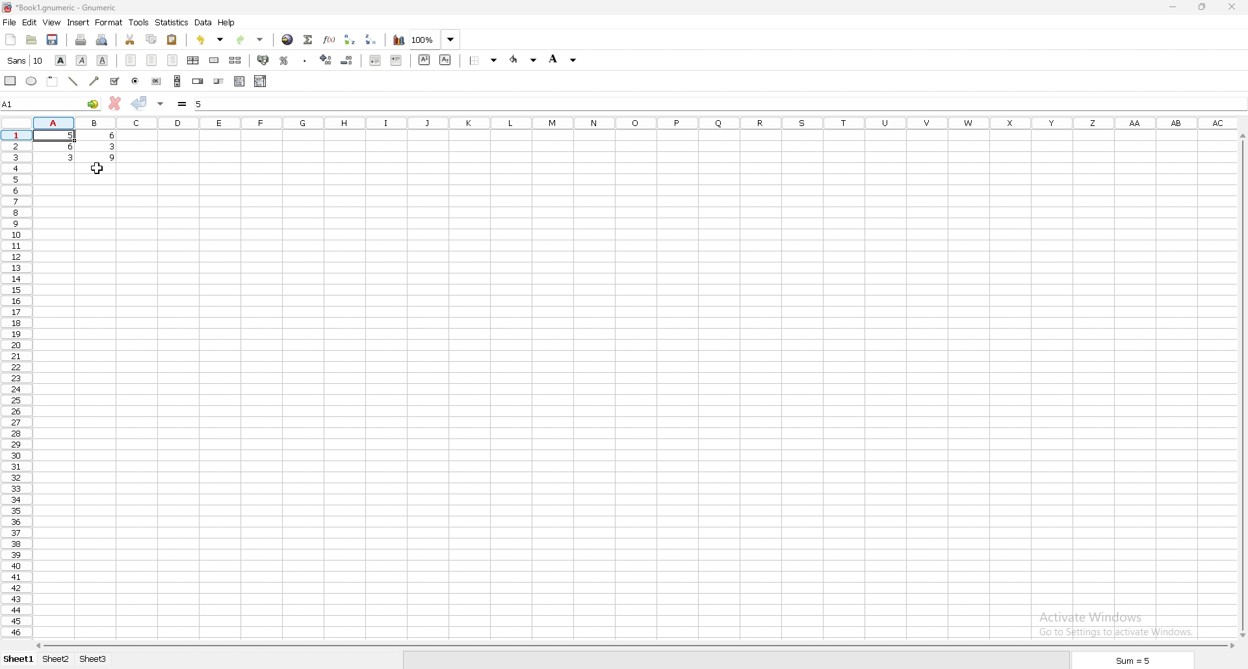 The width and height of the screenshot is (1248, 669). Describe the element at coordinates (131, 40) in the screenshot. I see `cut` at that location.